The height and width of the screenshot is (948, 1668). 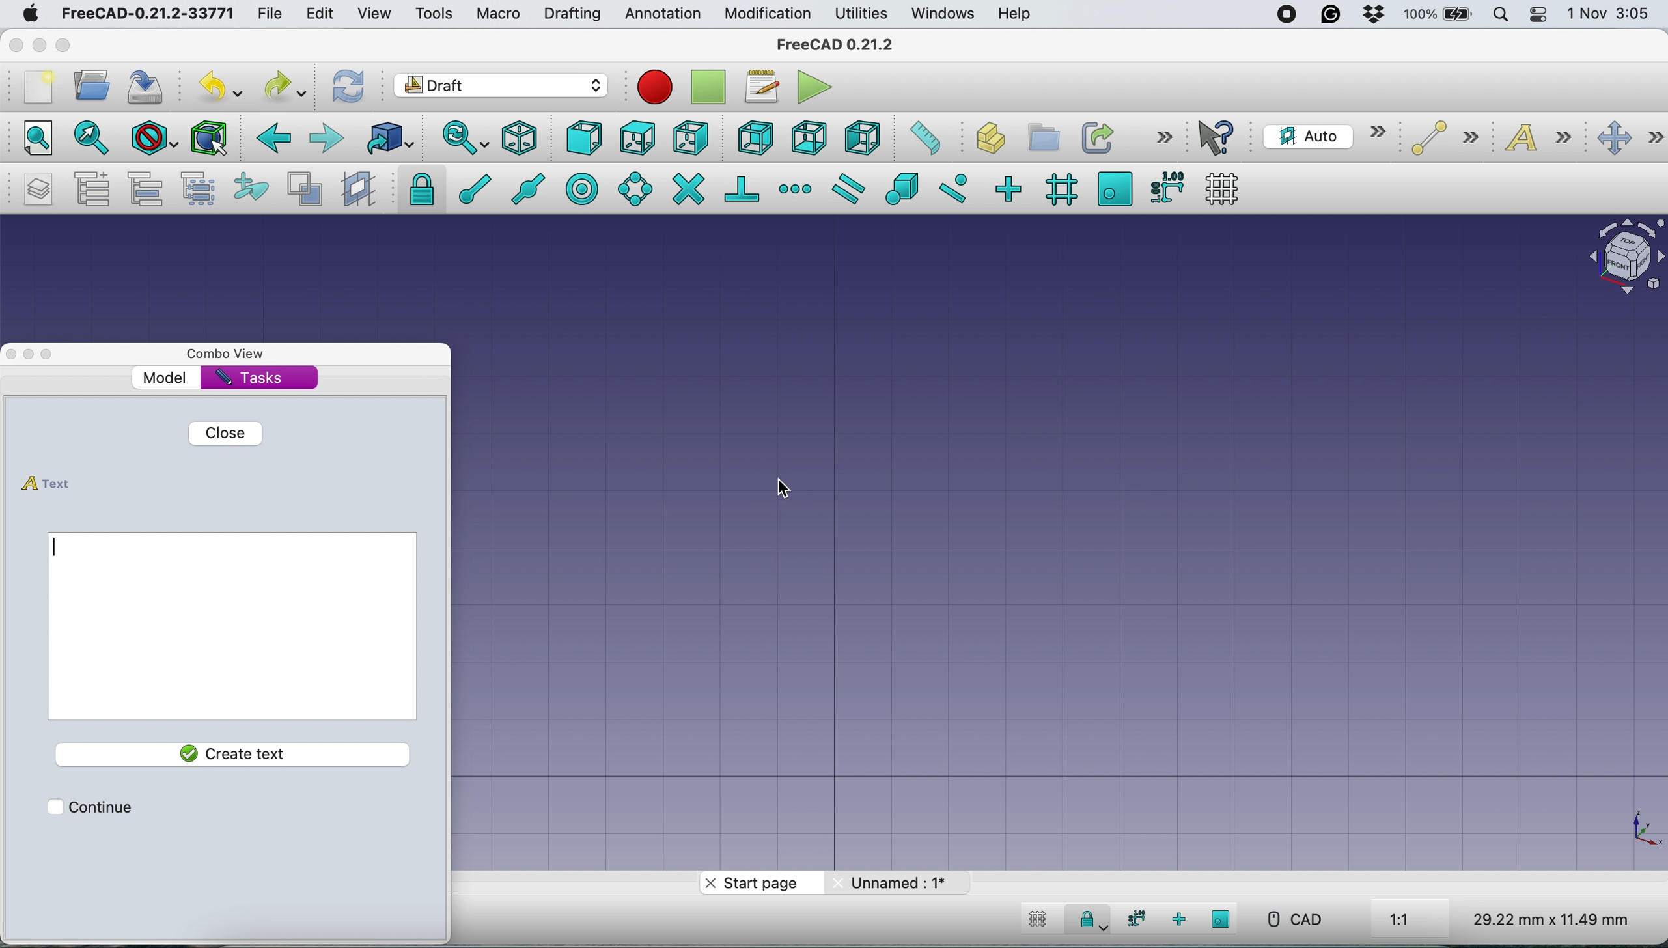 What do you see at coordinates (387, 137) in the screenshot?
I see `go to linked object` at bounding box center [387, 137].